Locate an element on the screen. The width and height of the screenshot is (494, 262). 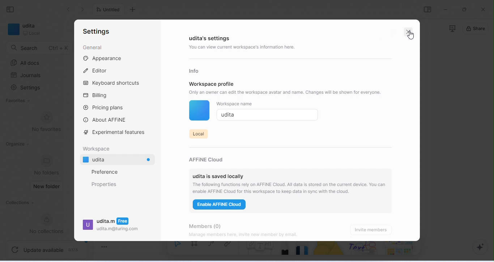
frame is located at coordinates (196, 248).